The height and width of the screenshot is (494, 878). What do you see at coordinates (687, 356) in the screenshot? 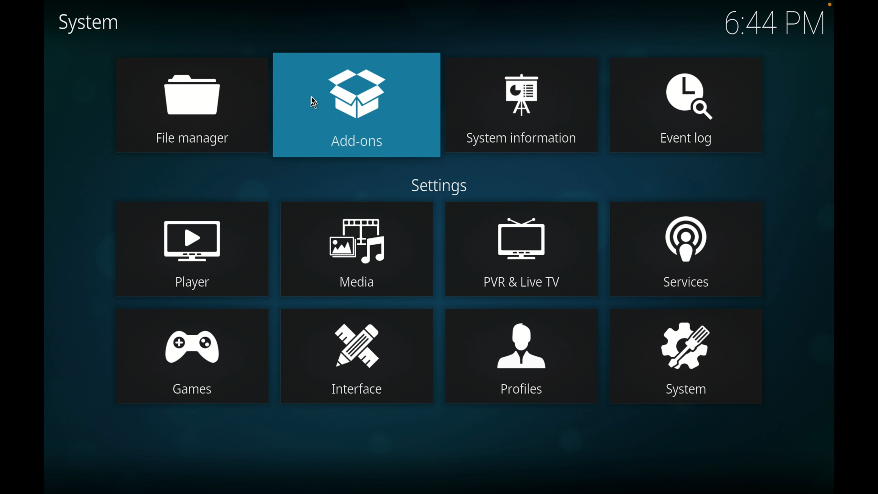
I see `system` at bounding box center [687, 356].